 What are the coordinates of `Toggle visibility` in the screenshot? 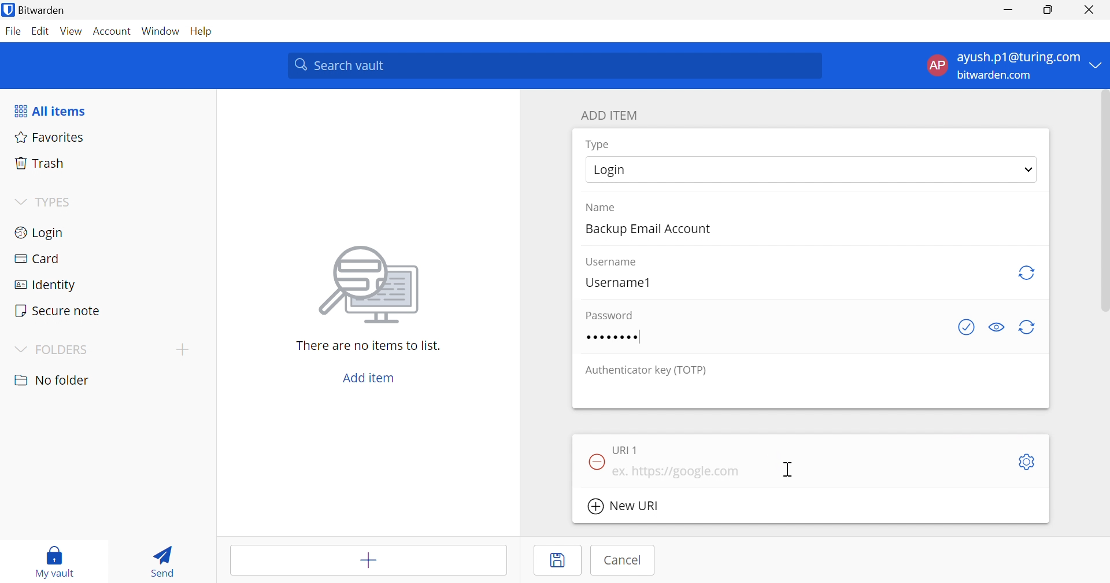 It's located at (995, 327).